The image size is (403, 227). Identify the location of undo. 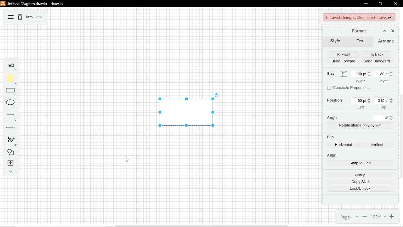
(30, 18).